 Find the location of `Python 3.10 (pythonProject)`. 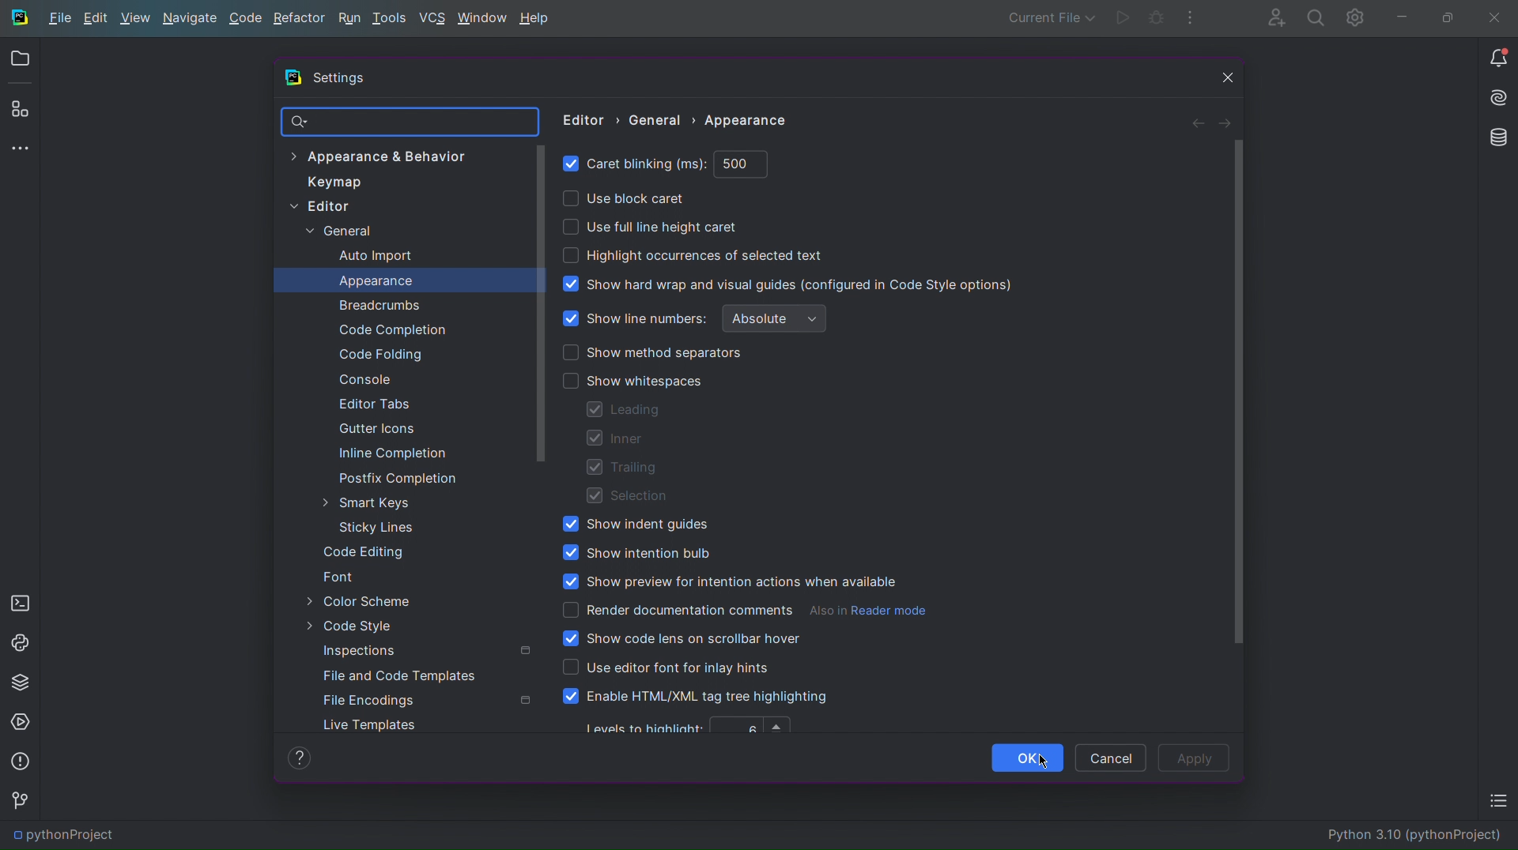

Python 3.10 (pythonProject) is located at coordinates (1417, 834).